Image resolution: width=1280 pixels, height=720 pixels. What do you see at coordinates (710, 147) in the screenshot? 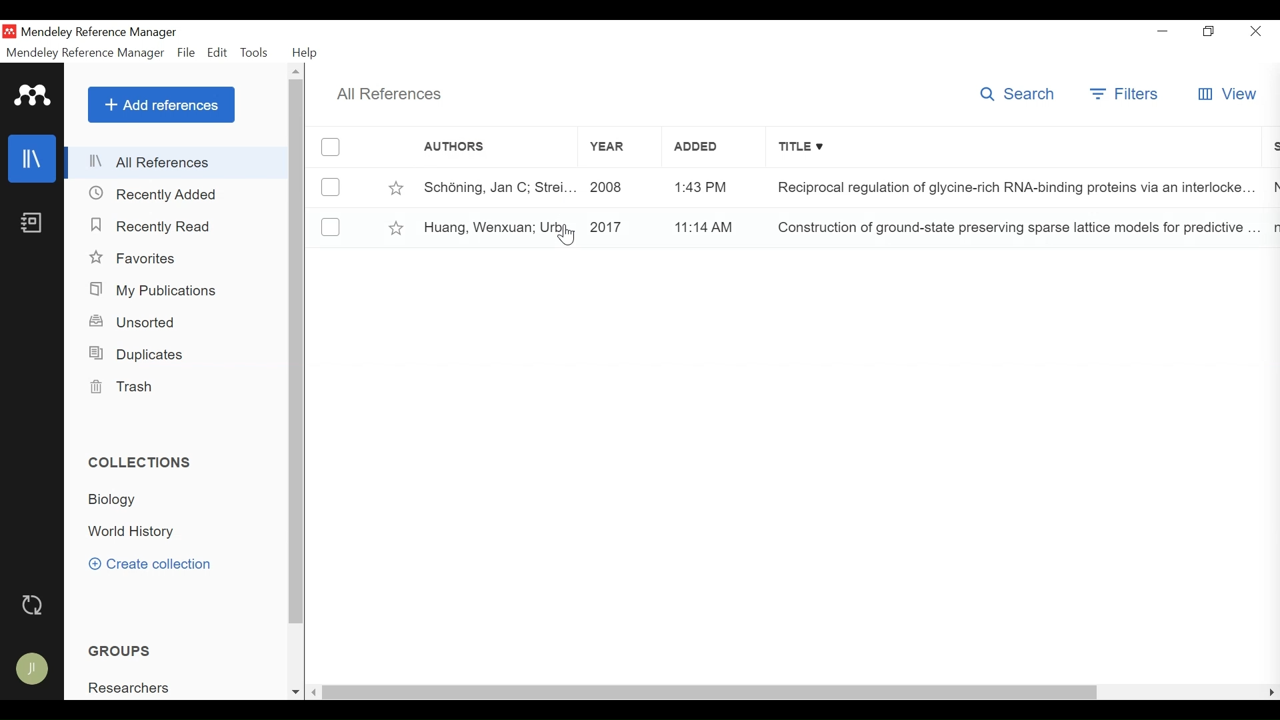
I see `Added` at bounding box center [710, 147].